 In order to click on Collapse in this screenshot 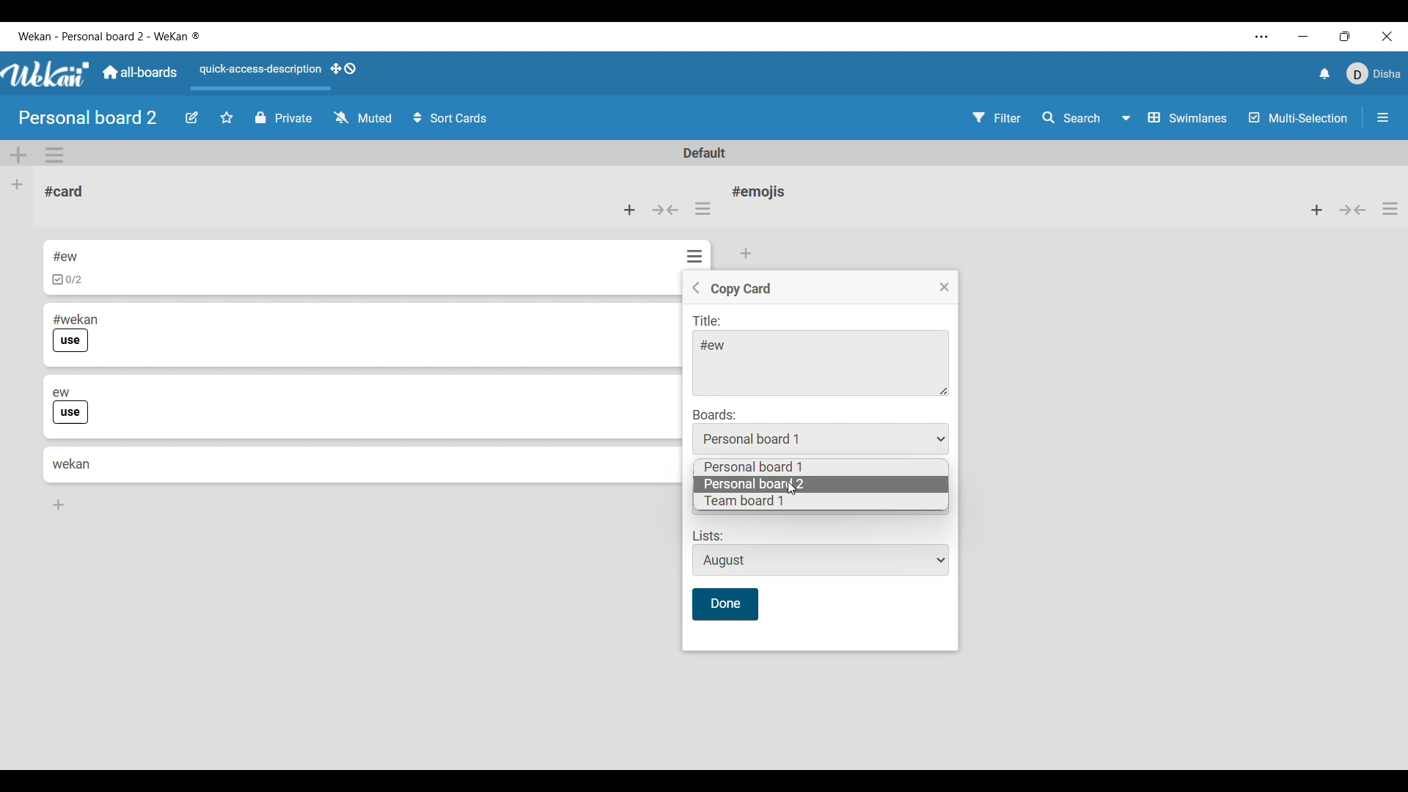, I will do `click(664, 210)`.